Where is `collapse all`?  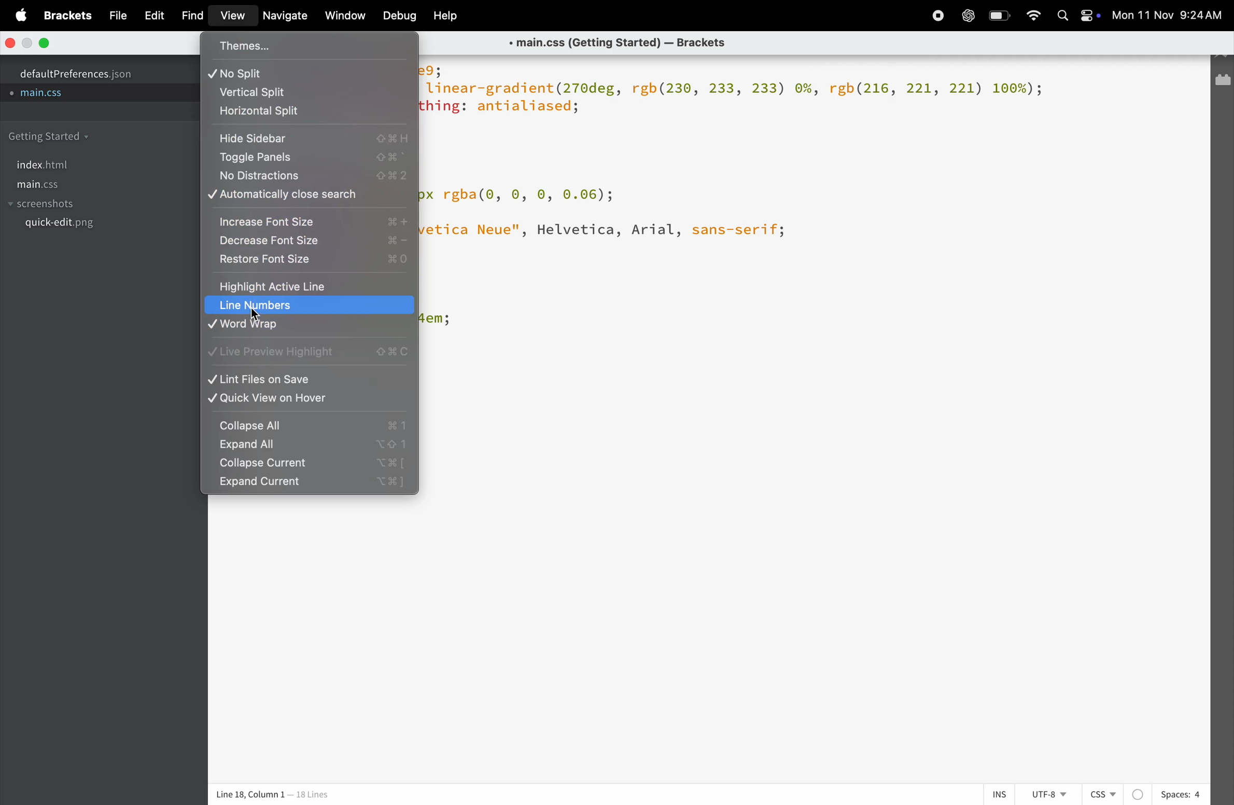 collapse all is located at coordinates (309, 425).